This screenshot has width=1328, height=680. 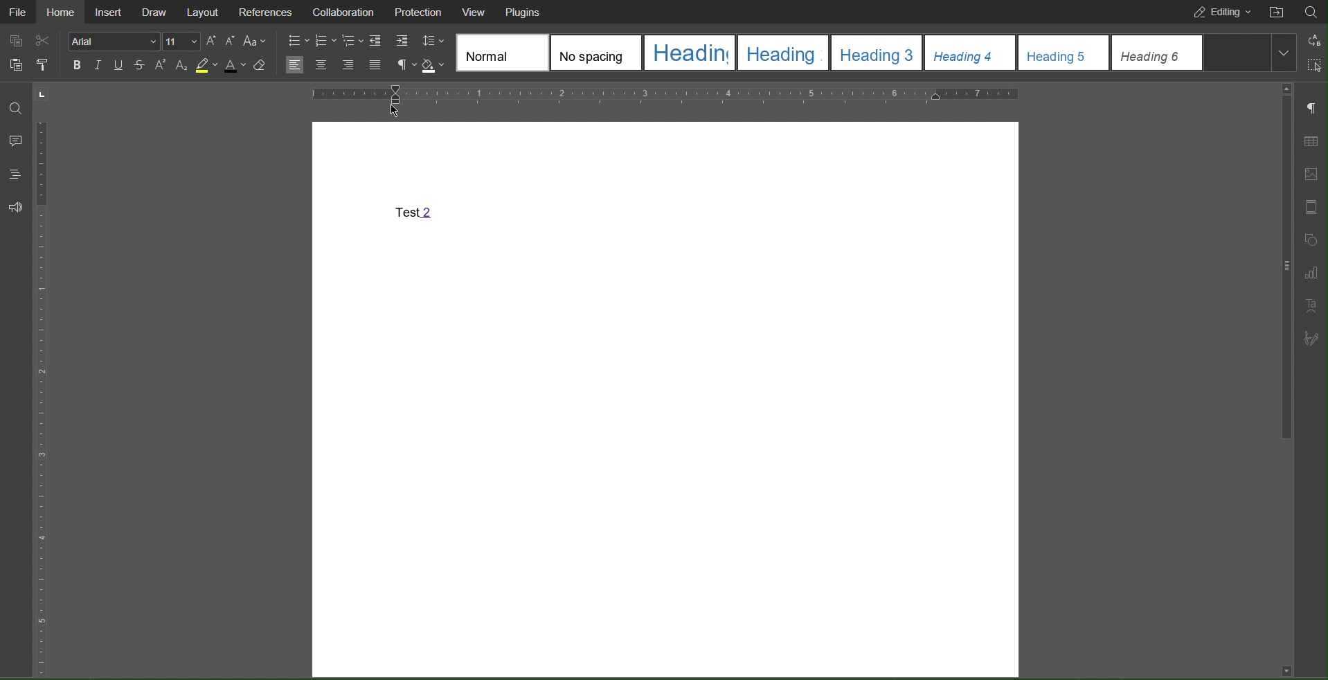 What do you see at coordinates (325, 40) in the screenshot?
I see `Numbered List` at bounding box center [325, 40].